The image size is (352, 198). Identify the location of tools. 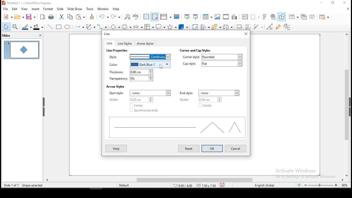
(90, 9).